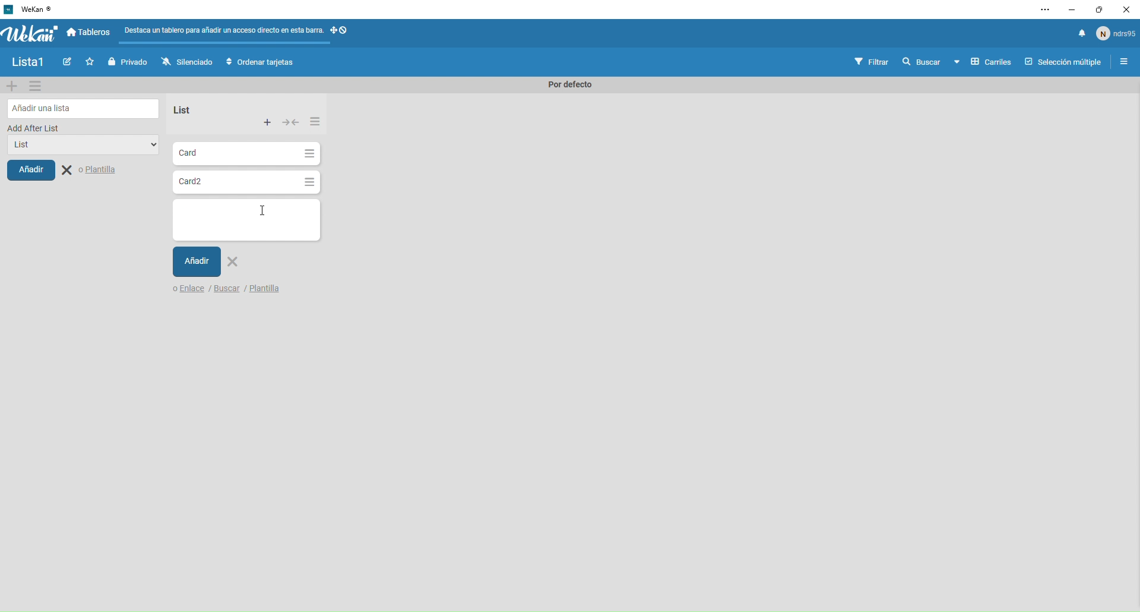 This screenshot has width=1140, height=612. Describe the element at coordinates (235, 154) in the screenshot. I see `Card` at that location.